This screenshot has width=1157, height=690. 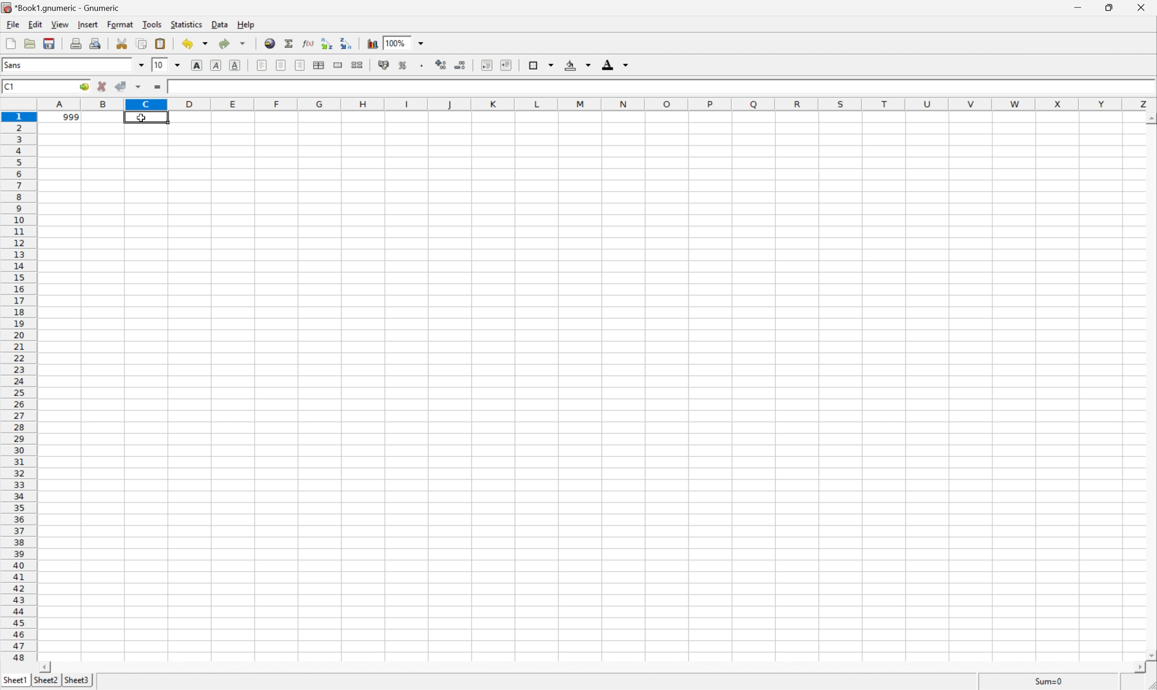 What do you see at coordinates (76, 683) in the screenshot?
I see `sheet3` at bounding box center [76, 683].